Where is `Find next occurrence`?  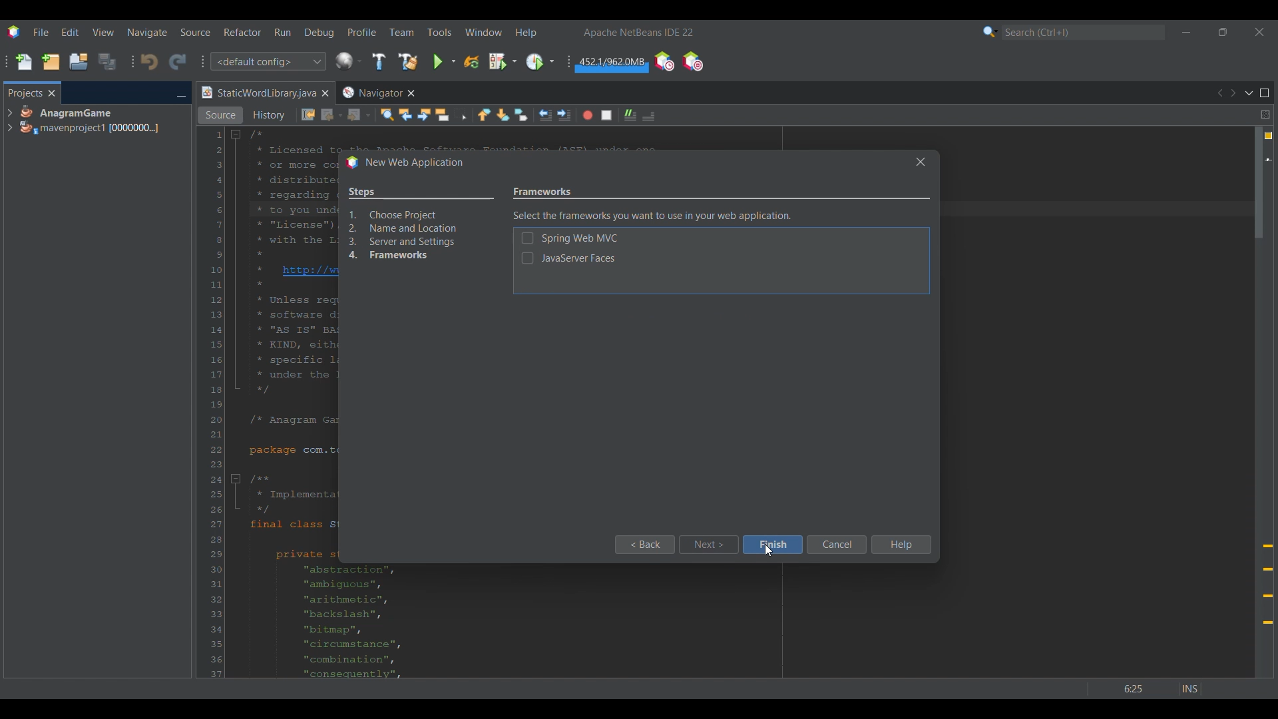
Find next occurrence is located at coordinates (424, 115).